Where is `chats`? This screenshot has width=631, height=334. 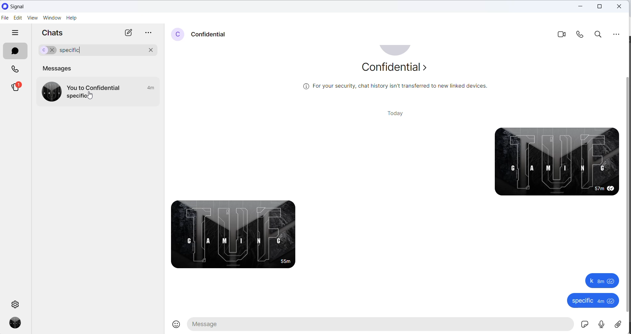
chats is located at coordinates (15, 51).